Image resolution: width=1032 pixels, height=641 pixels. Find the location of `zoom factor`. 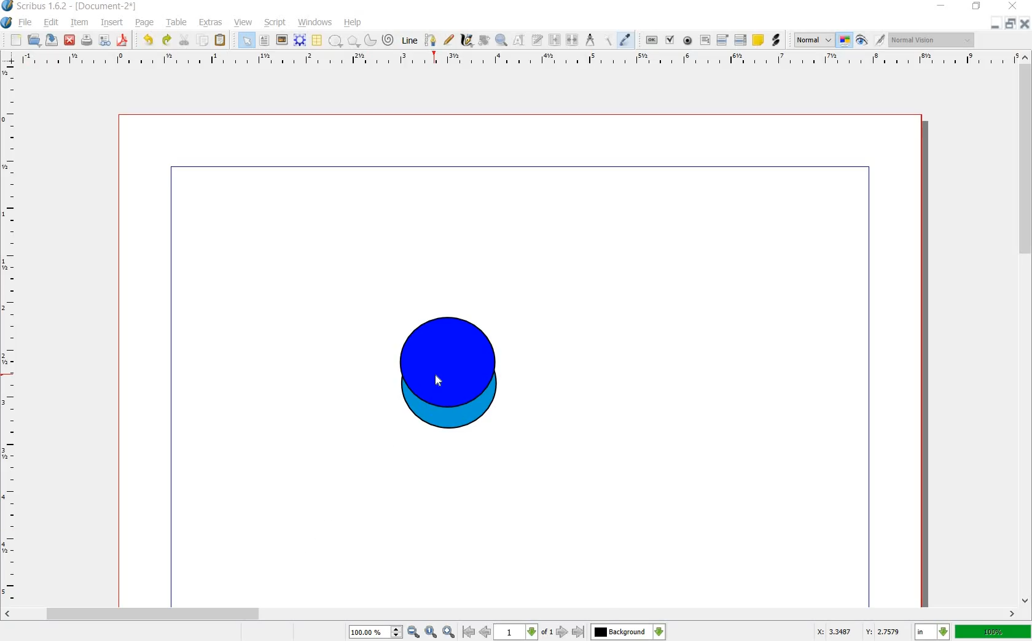

zoom factor is located at coordinates (994, 633).